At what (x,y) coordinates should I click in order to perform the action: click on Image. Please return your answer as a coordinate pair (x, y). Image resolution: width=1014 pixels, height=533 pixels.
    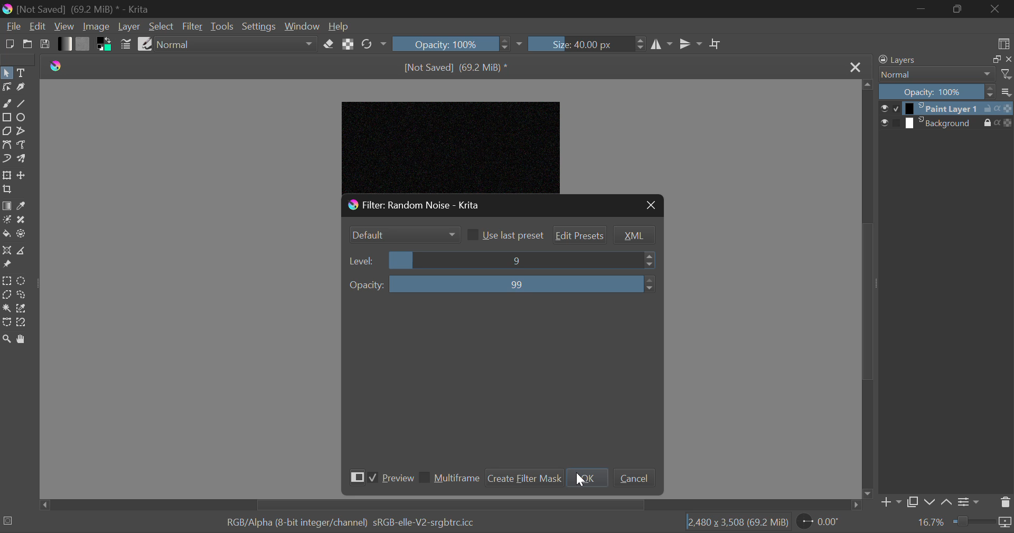
    Looking at the image, I should click on (96, 27).